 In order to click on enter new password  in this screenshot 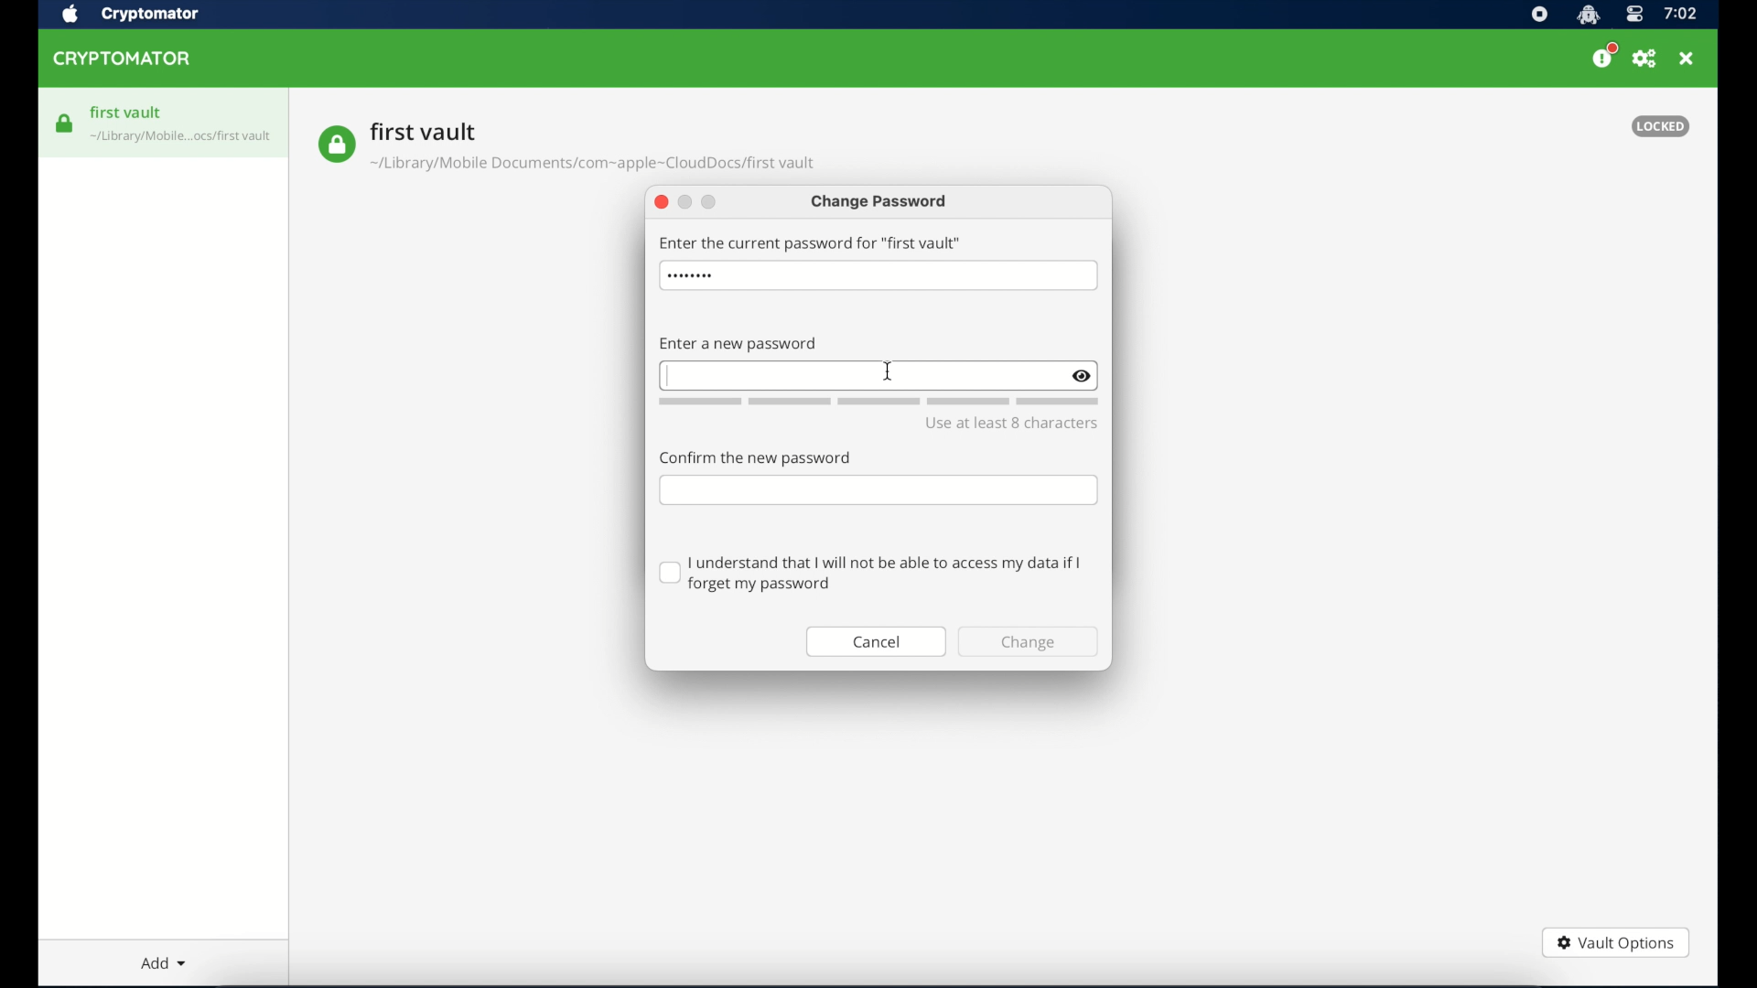, I will do `click(738, 345)`.